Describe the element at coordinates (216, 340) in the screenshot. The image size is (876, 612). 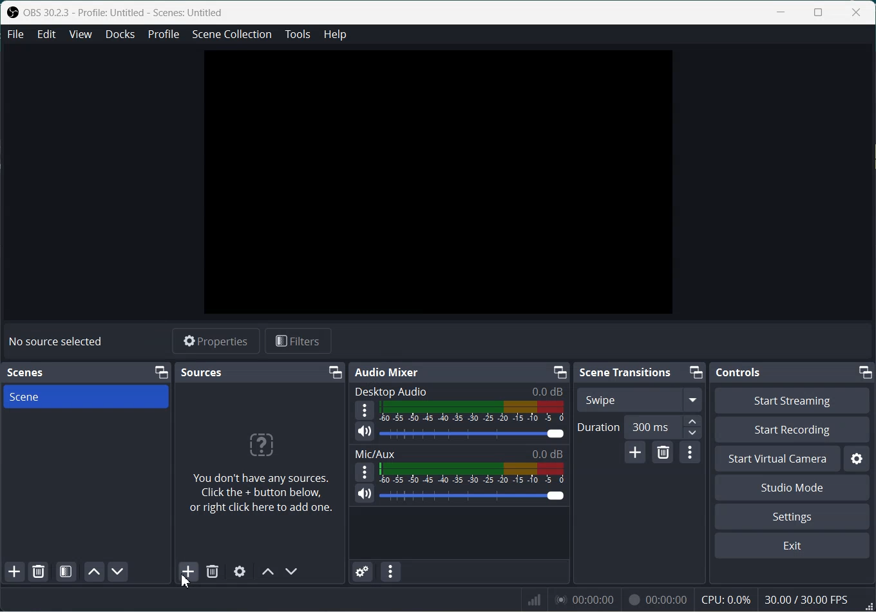
I see `Properties` at that location.